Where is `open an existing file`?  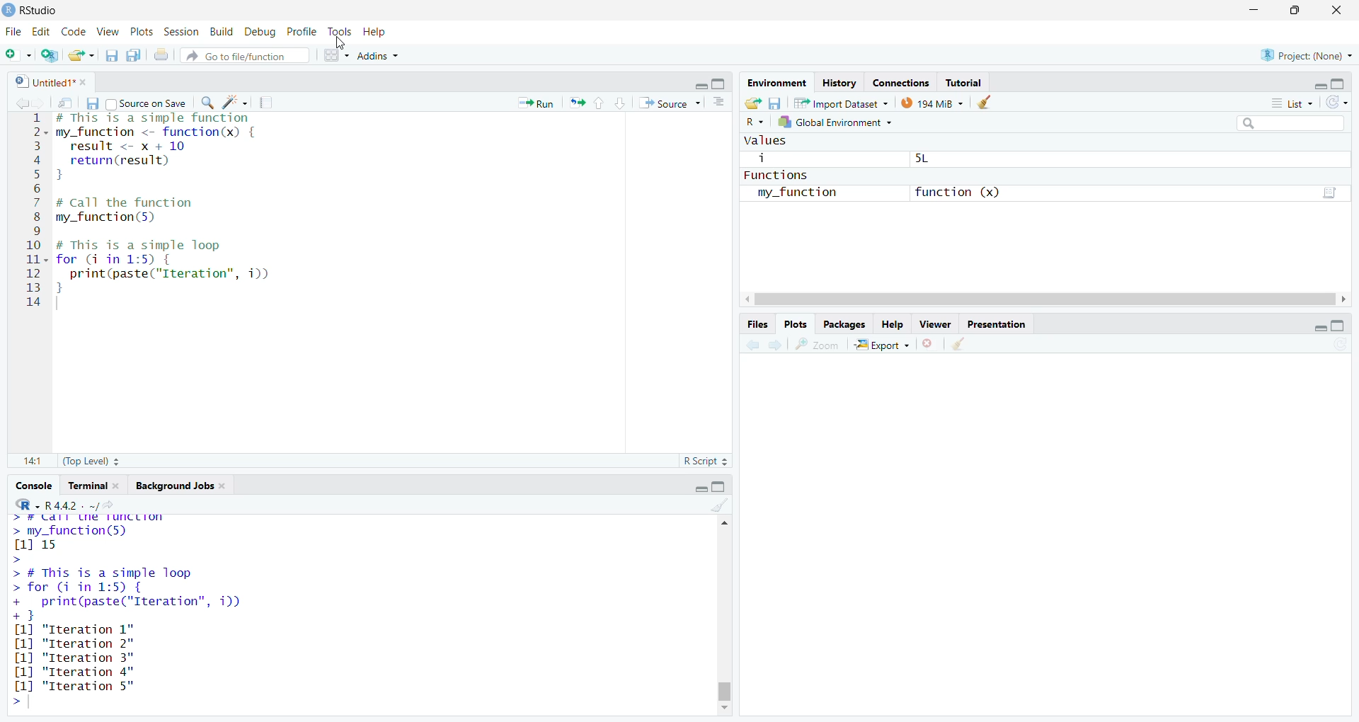
open an existing file is located at coordinates (82, 54).